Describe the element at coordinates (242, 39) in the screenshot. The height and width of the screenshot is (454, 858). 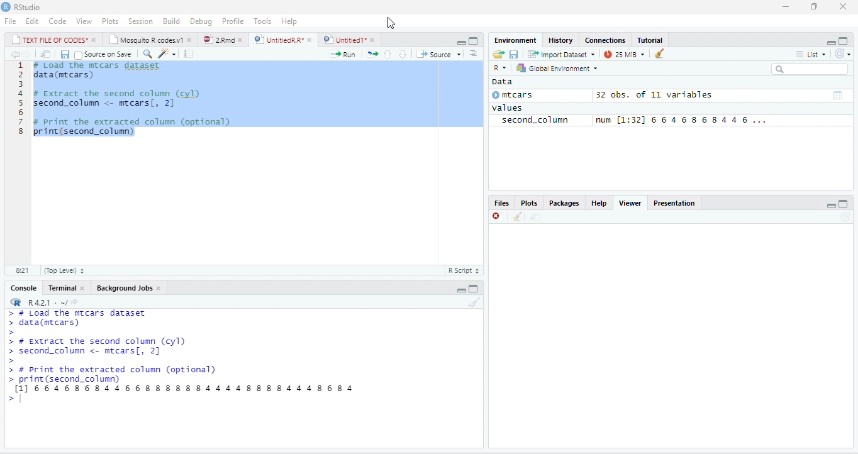
I see `close` at that location.